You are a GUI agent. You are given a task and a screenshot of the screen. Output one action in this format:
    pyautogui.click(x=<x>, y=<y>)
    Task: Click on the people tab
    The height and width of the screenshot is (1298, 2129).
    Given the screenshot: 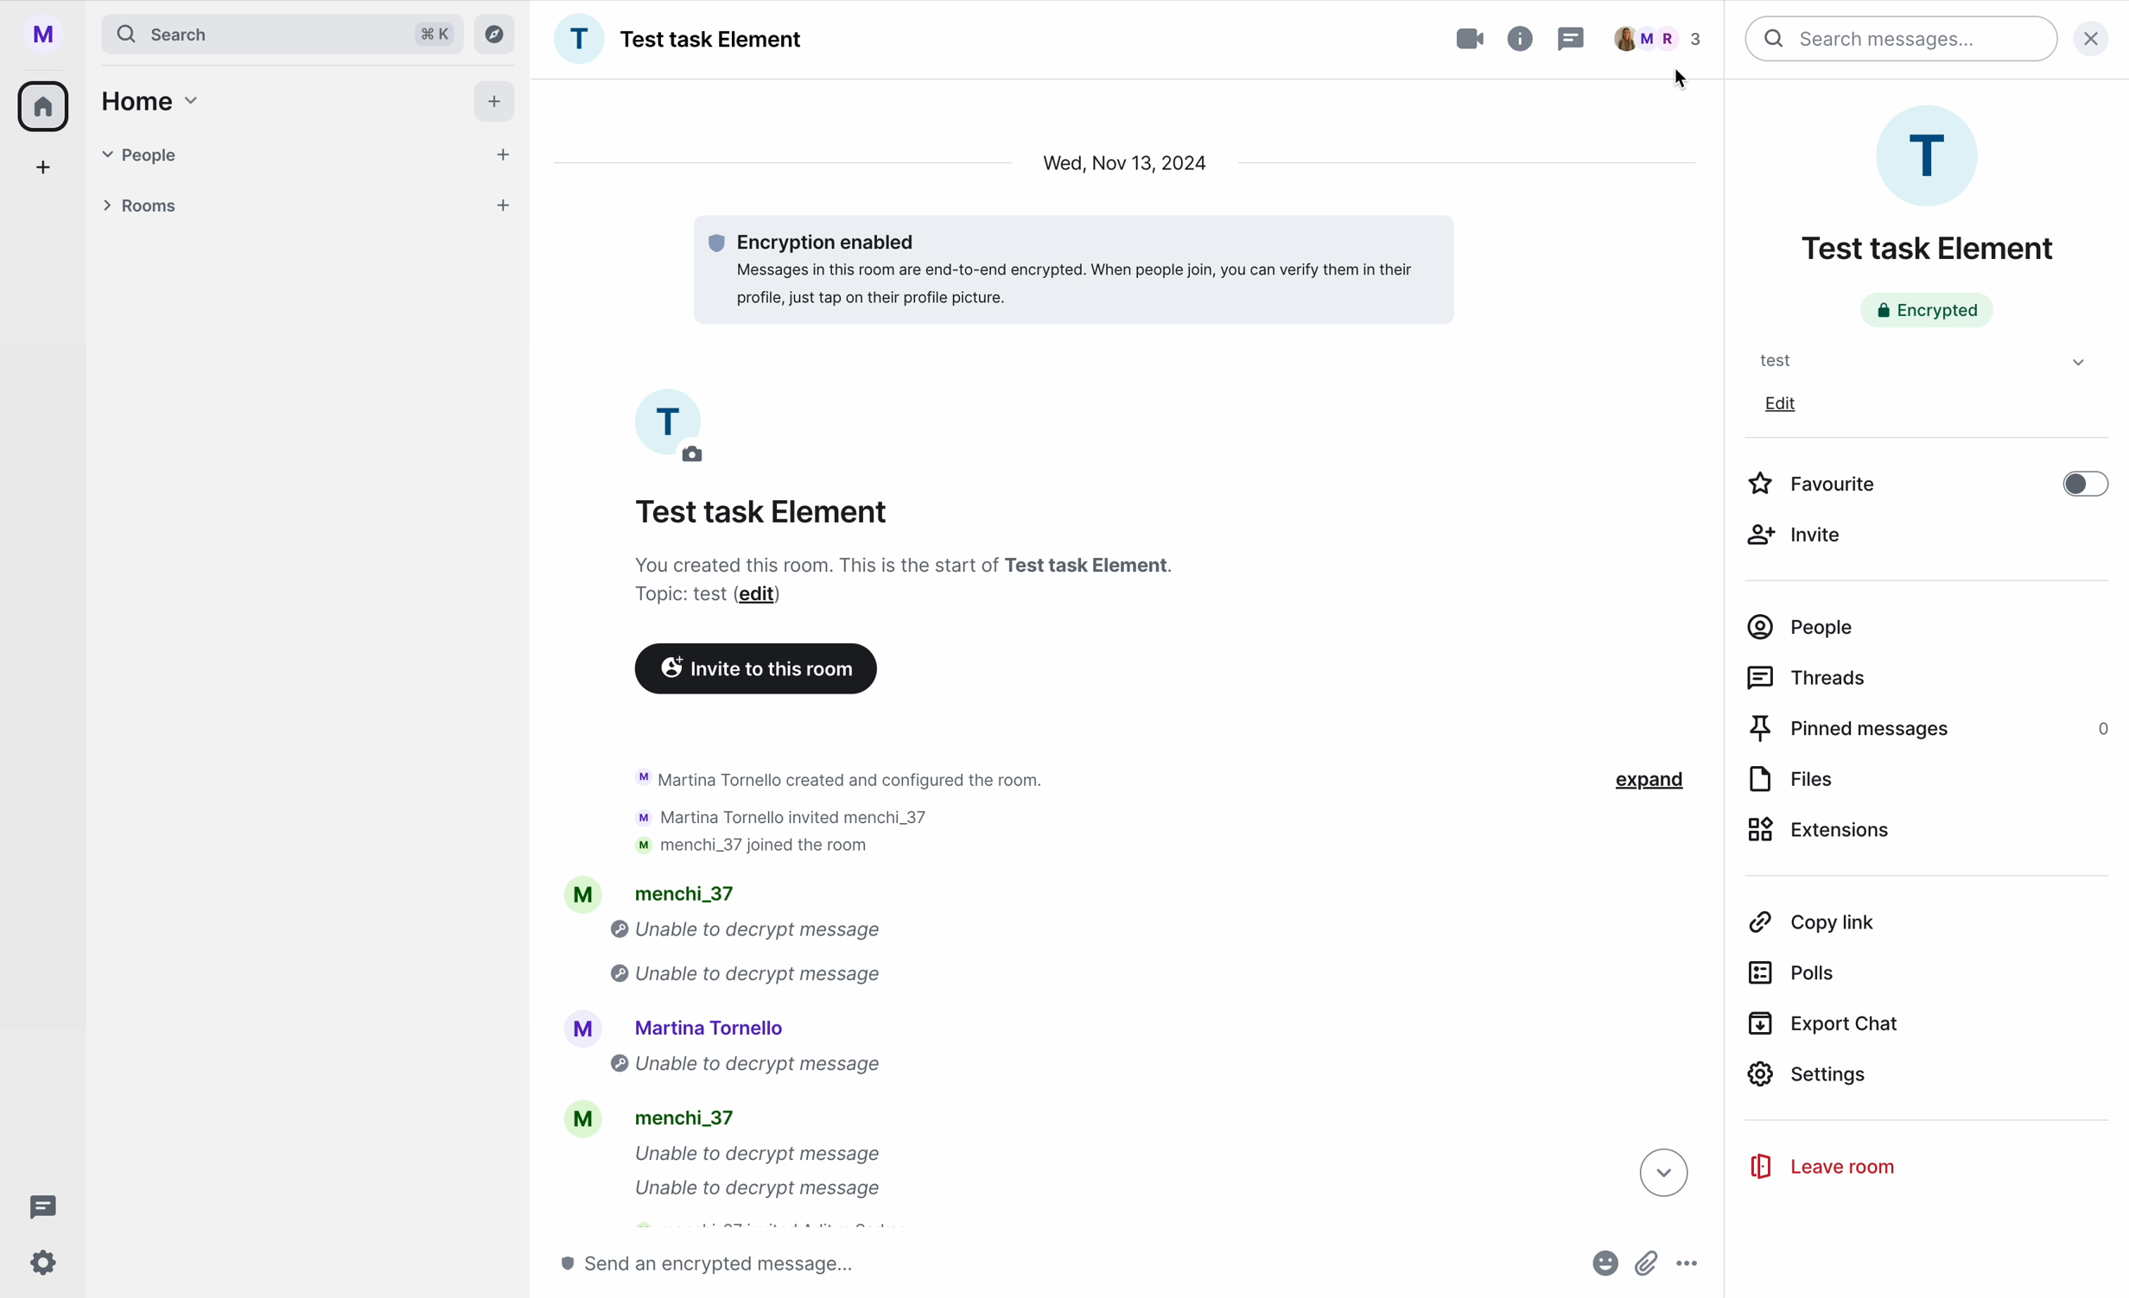 What is the action you would take?
    pyautogui.click(x=314, y=155)
    